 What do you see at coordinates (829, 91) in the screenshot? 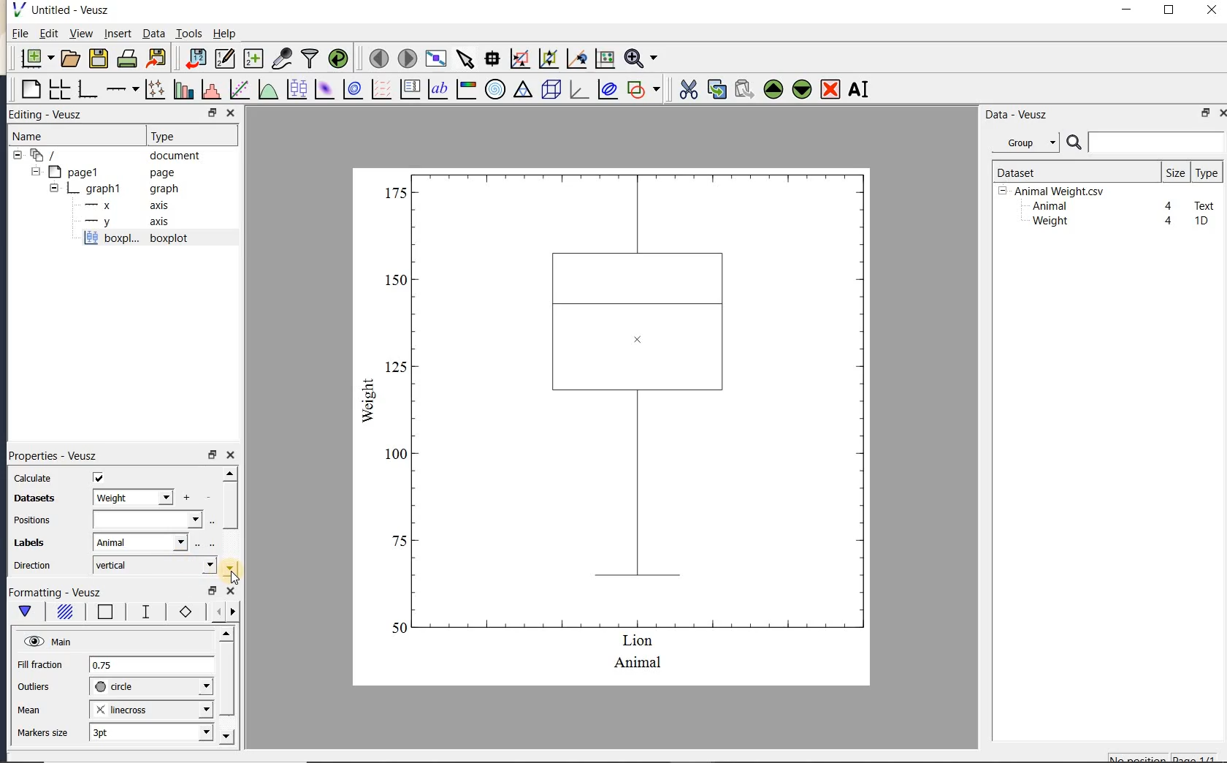
I see `remove the selected widget` at bounding box center [829, 91].